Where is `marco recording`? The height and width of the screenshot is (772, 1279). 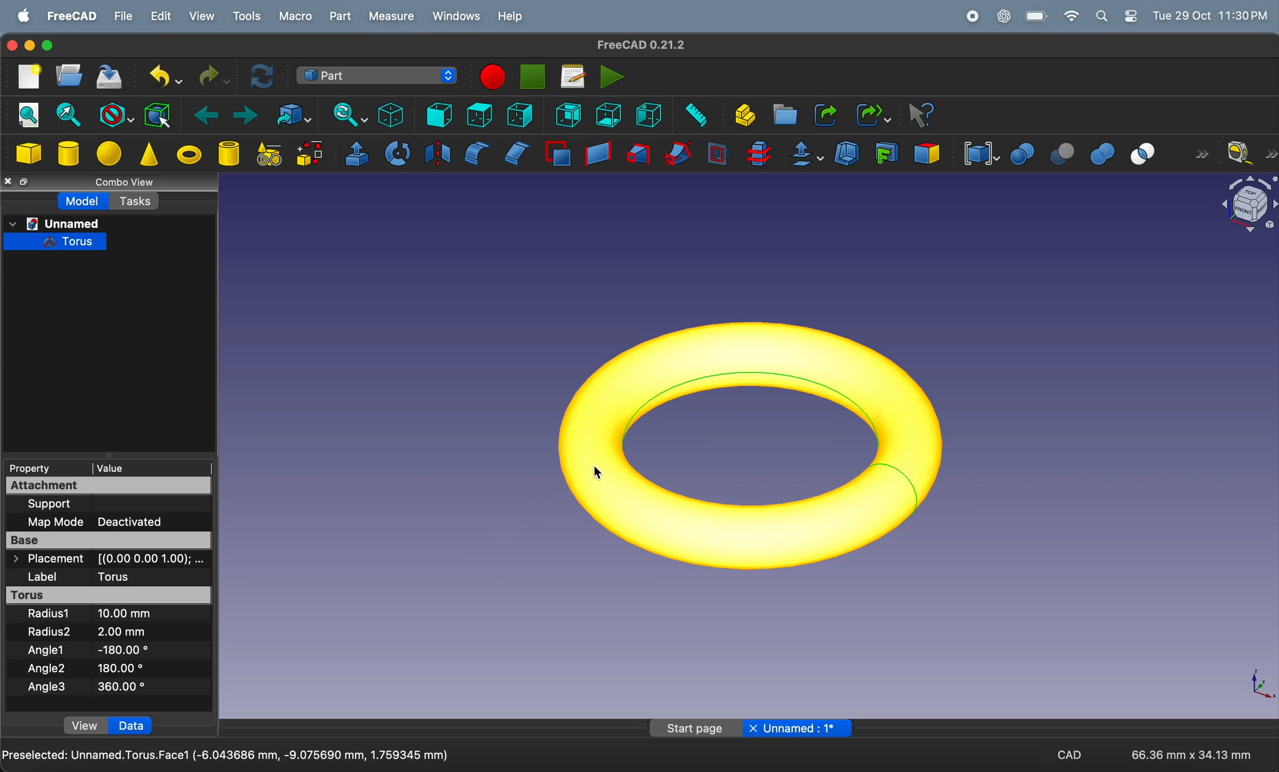 marco recording is located at coordinates (493, 77).